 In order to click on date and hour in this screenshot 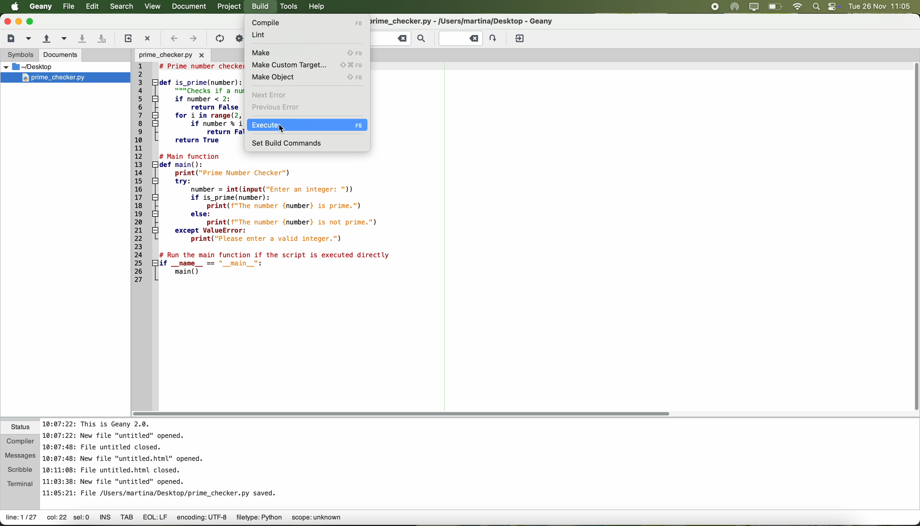, I will do `click(883, 7)`.